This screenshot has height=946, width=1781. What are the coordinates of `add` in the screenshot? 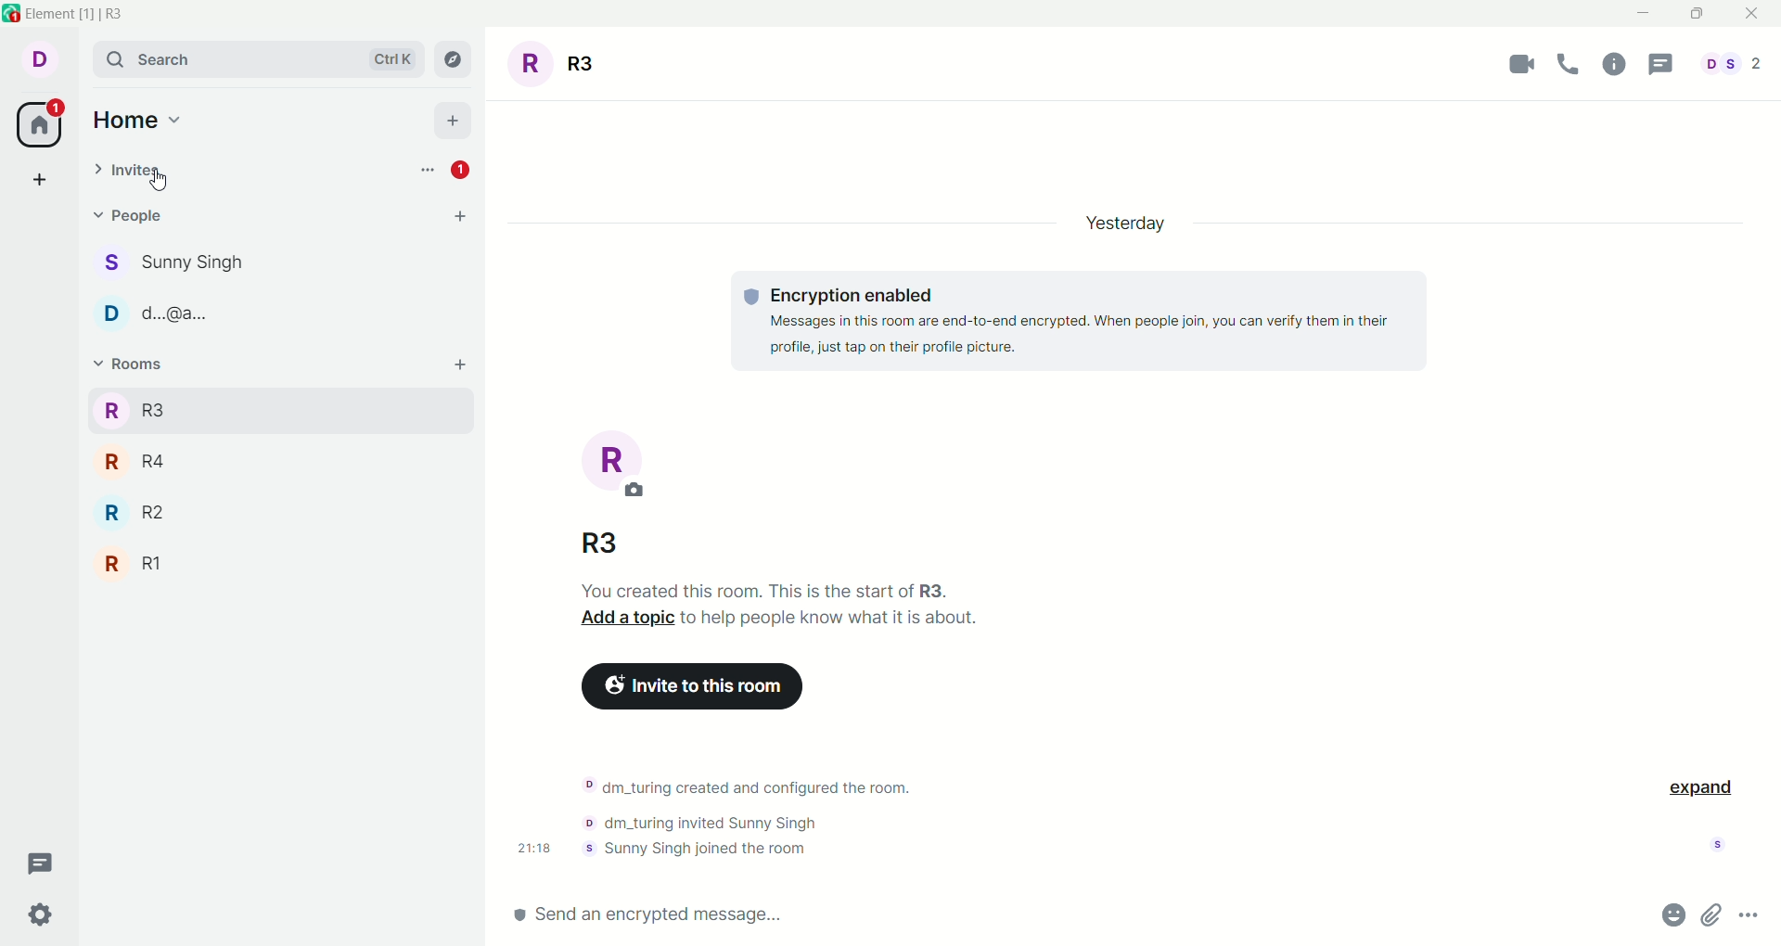 It's located at (458, 364).